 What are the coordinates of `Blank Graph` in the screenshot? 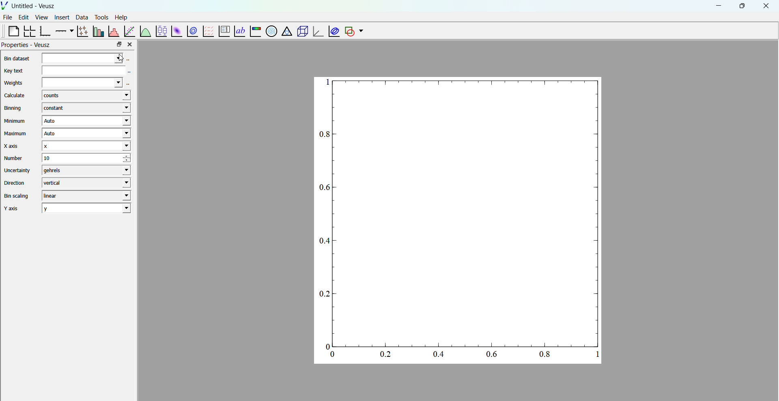 It's located at (467, 211).